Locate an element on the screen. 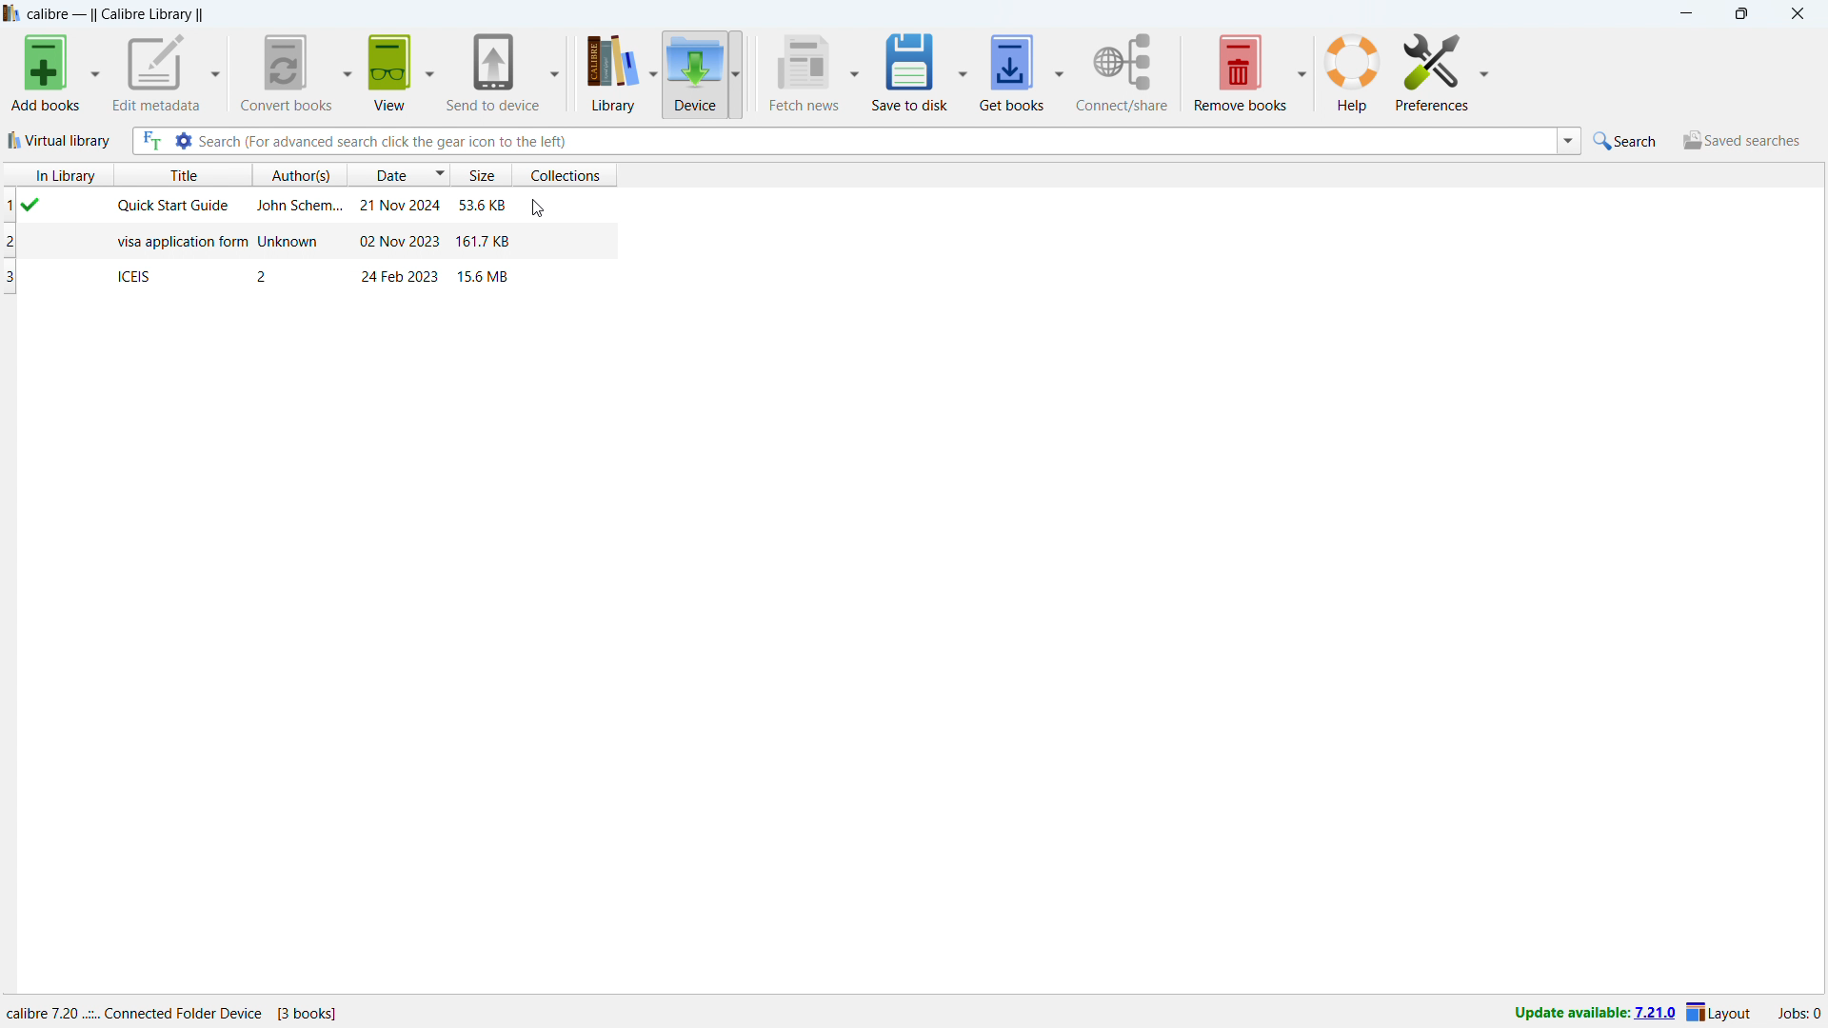  book on device is located at coordinates (365, 276).